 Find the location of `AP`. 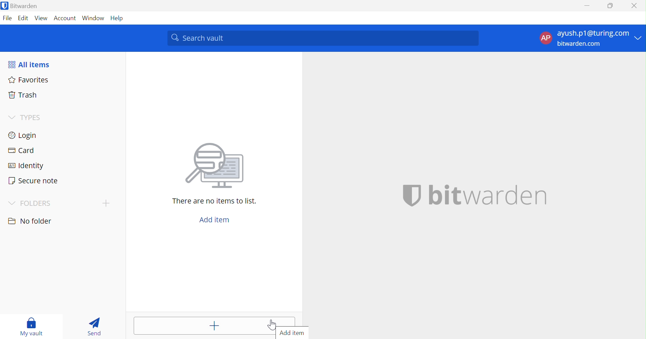

AP is located at coordinates (545, 38).